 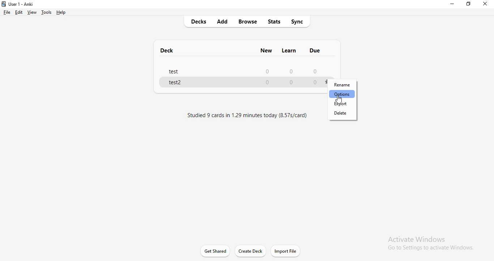 What do you see at coordinates (315, 51) in the screenshot?
I see `due` at bounding box center [315, 51].